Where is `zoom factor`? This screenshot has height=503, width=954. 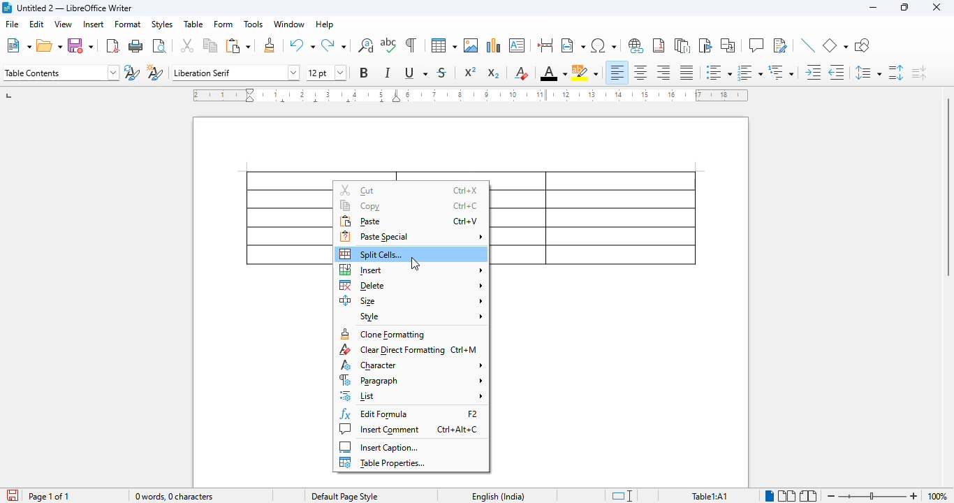
zoom factor is located at coordinates (937, 496).